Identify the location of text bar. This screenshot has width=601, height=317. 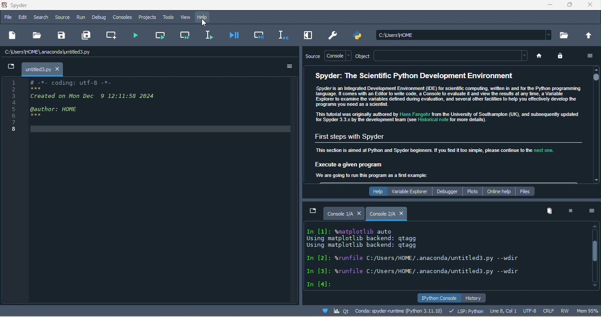
(454, 56).